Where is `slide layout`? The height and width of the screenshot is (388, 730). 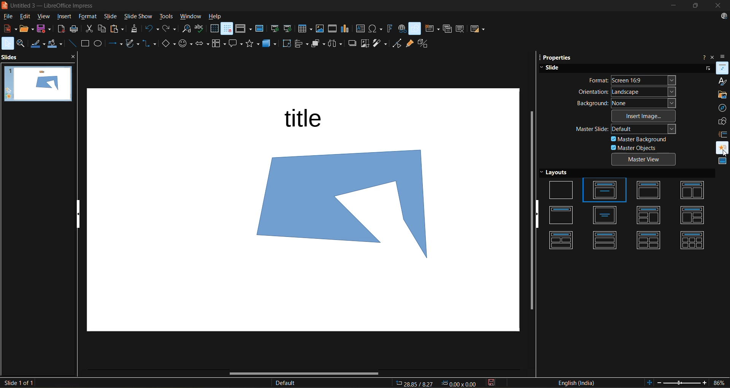 slide layout is located at coordinates (478, 30).